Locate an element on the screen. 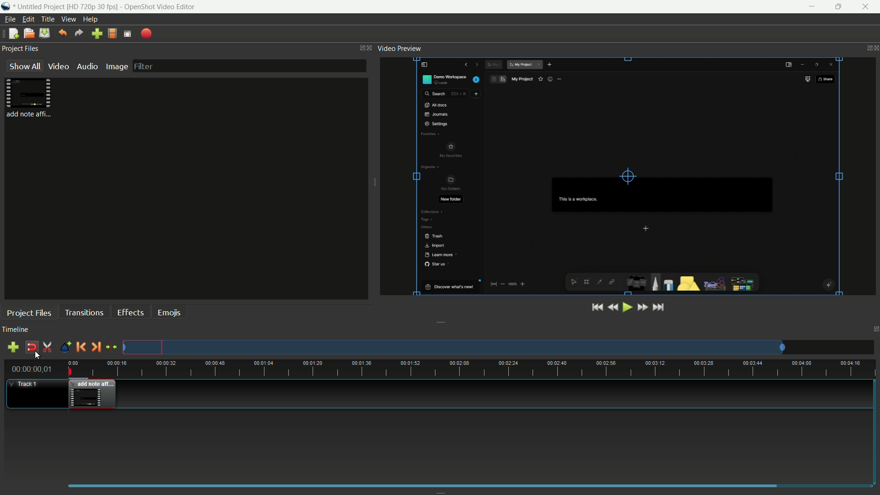 Image resolution: width=880 pixels, height=495 pixels. add track is located at coordinates (12, 347).